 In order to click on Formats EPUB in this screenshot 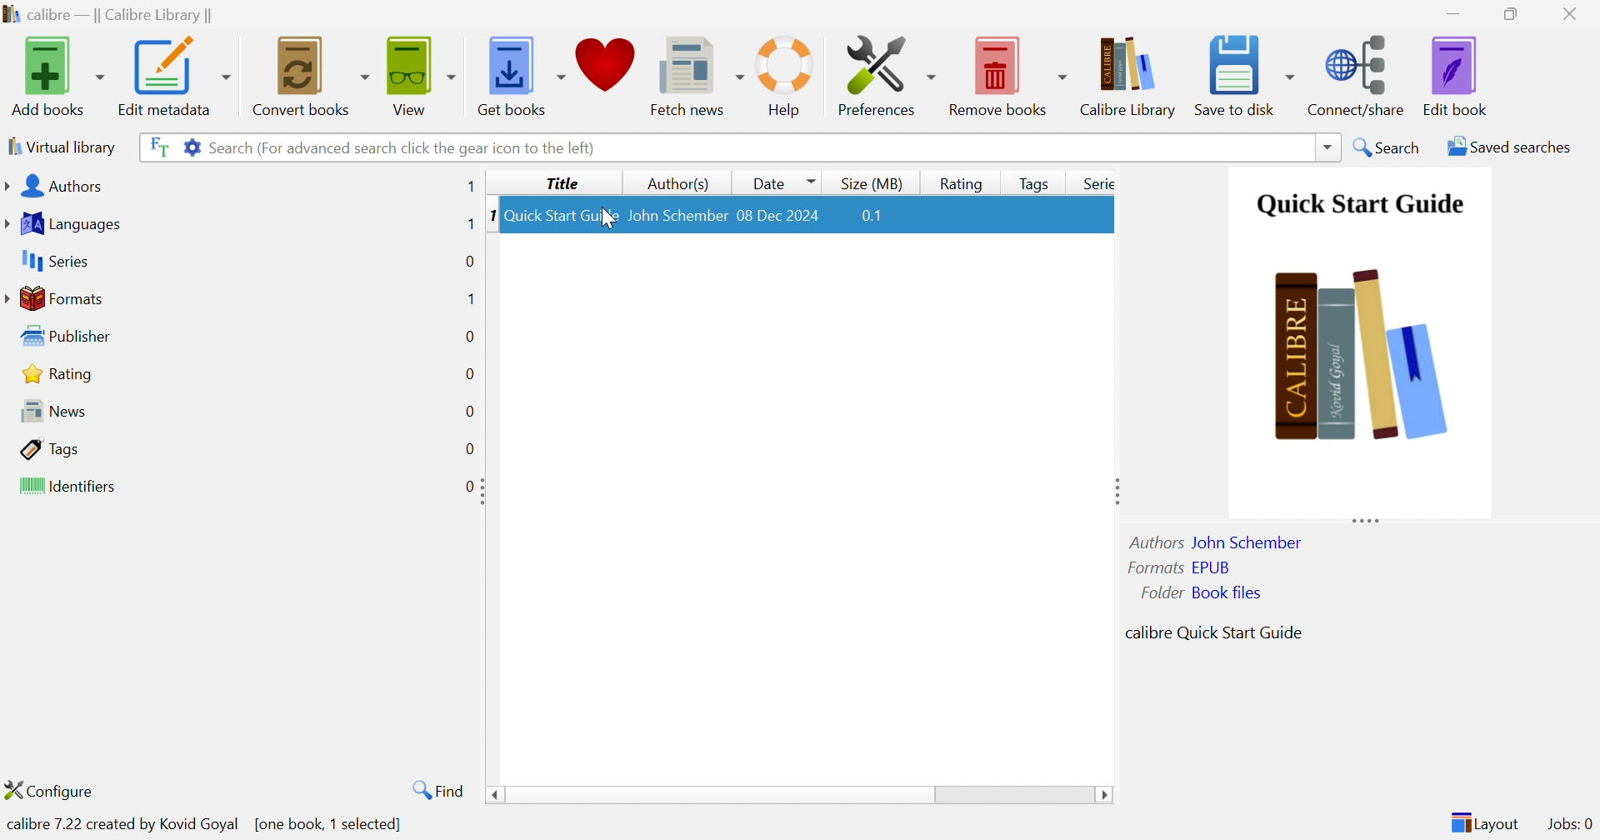, I will do `click(1179, 567)`.